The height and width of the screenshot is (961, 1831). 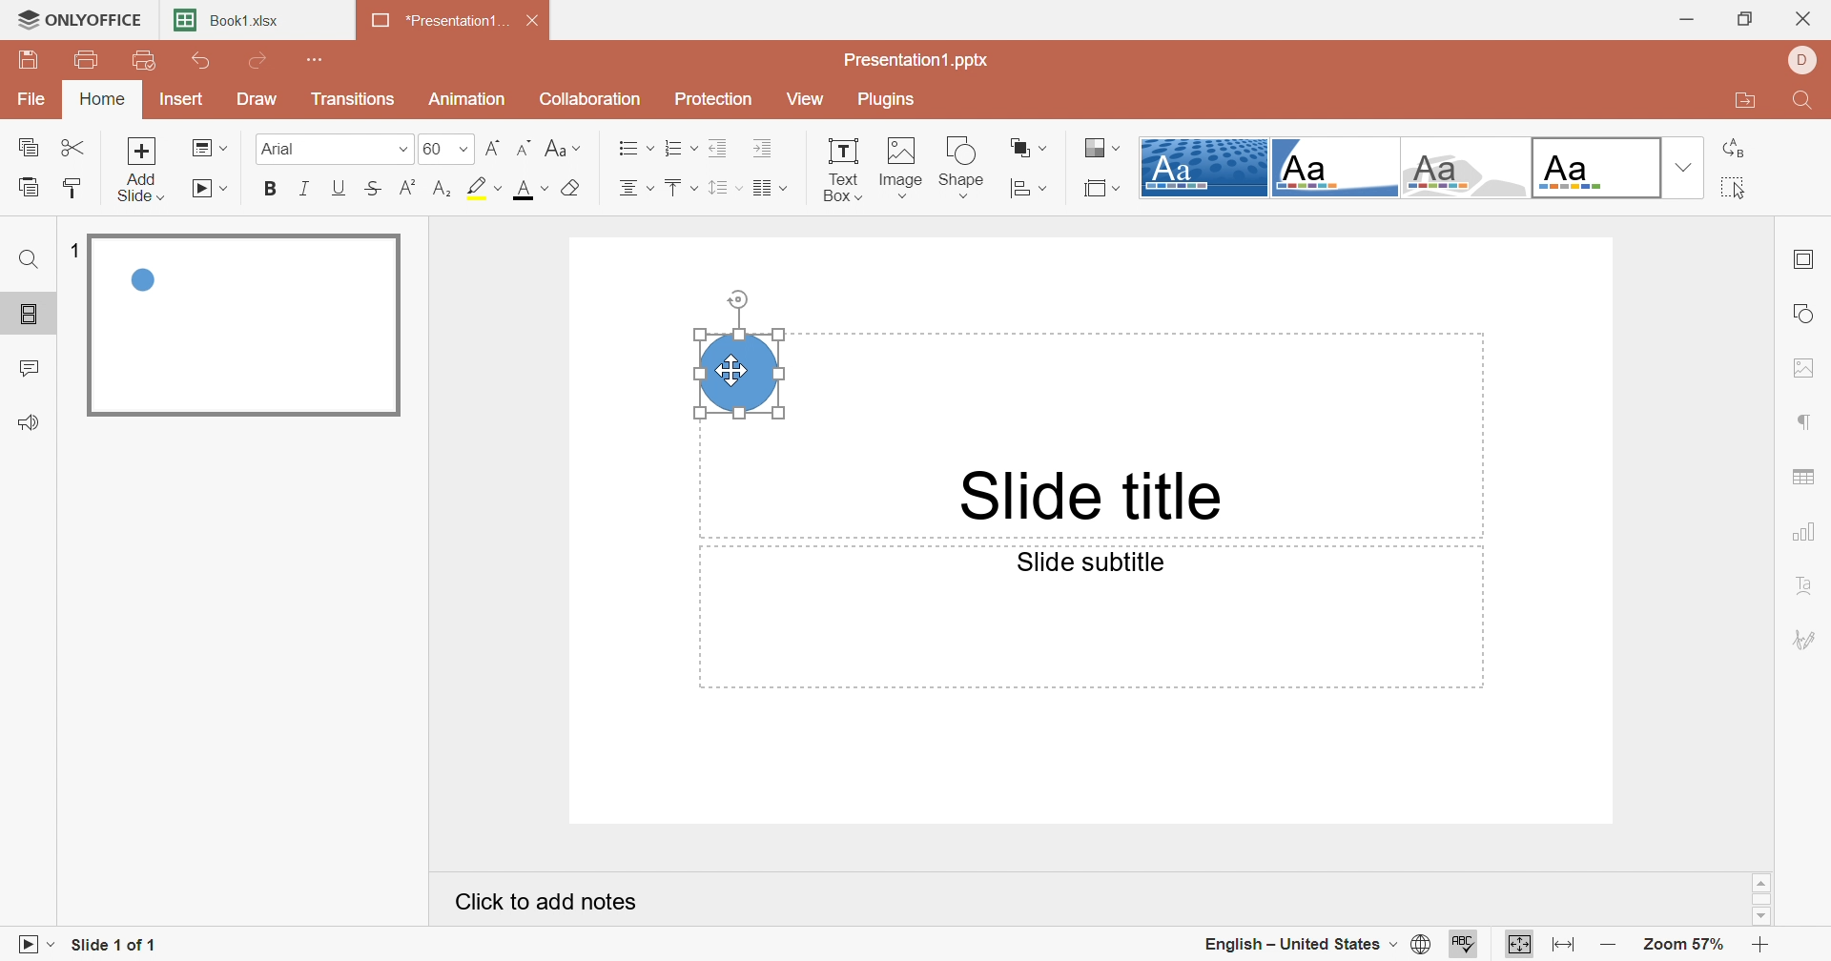 I want to click on Chart settings, so click(x=1807, y=533).